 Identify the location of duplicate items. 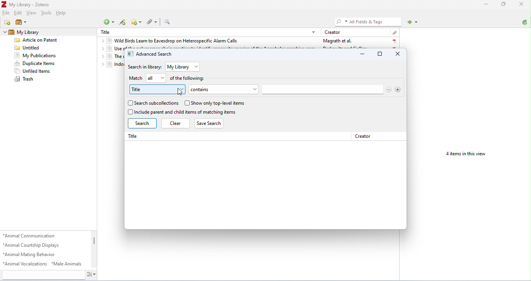
(35, 63).